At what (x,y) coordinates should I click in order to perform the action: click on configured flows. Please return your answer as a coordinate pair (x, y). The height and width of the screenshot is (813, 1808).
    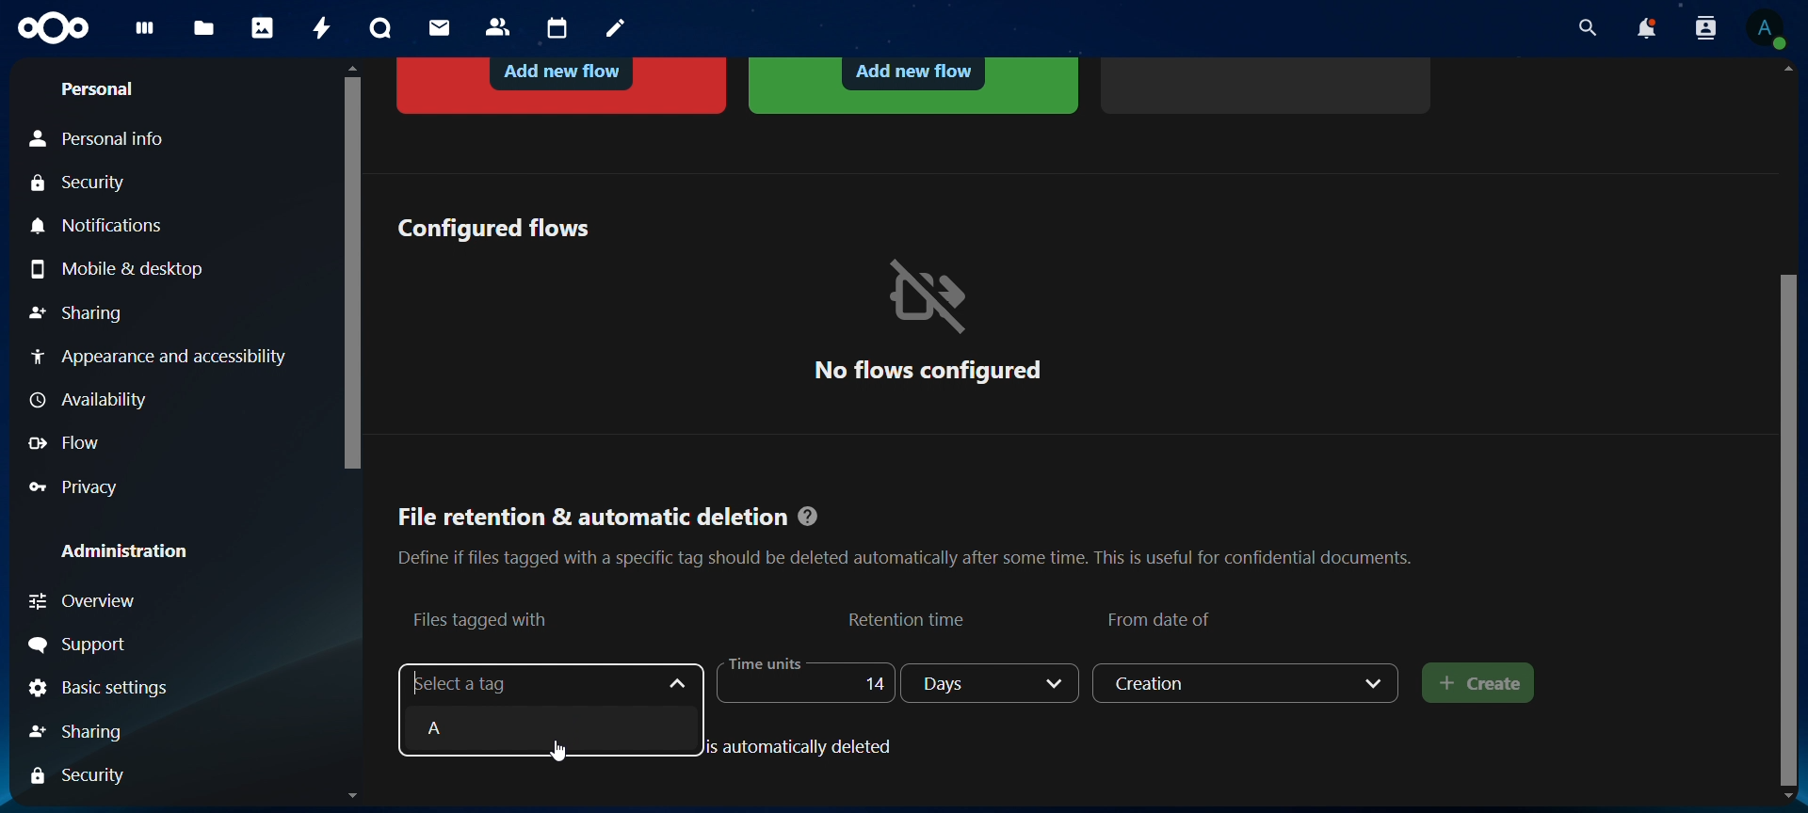
    Looking at the image, I should click on (492, 227).